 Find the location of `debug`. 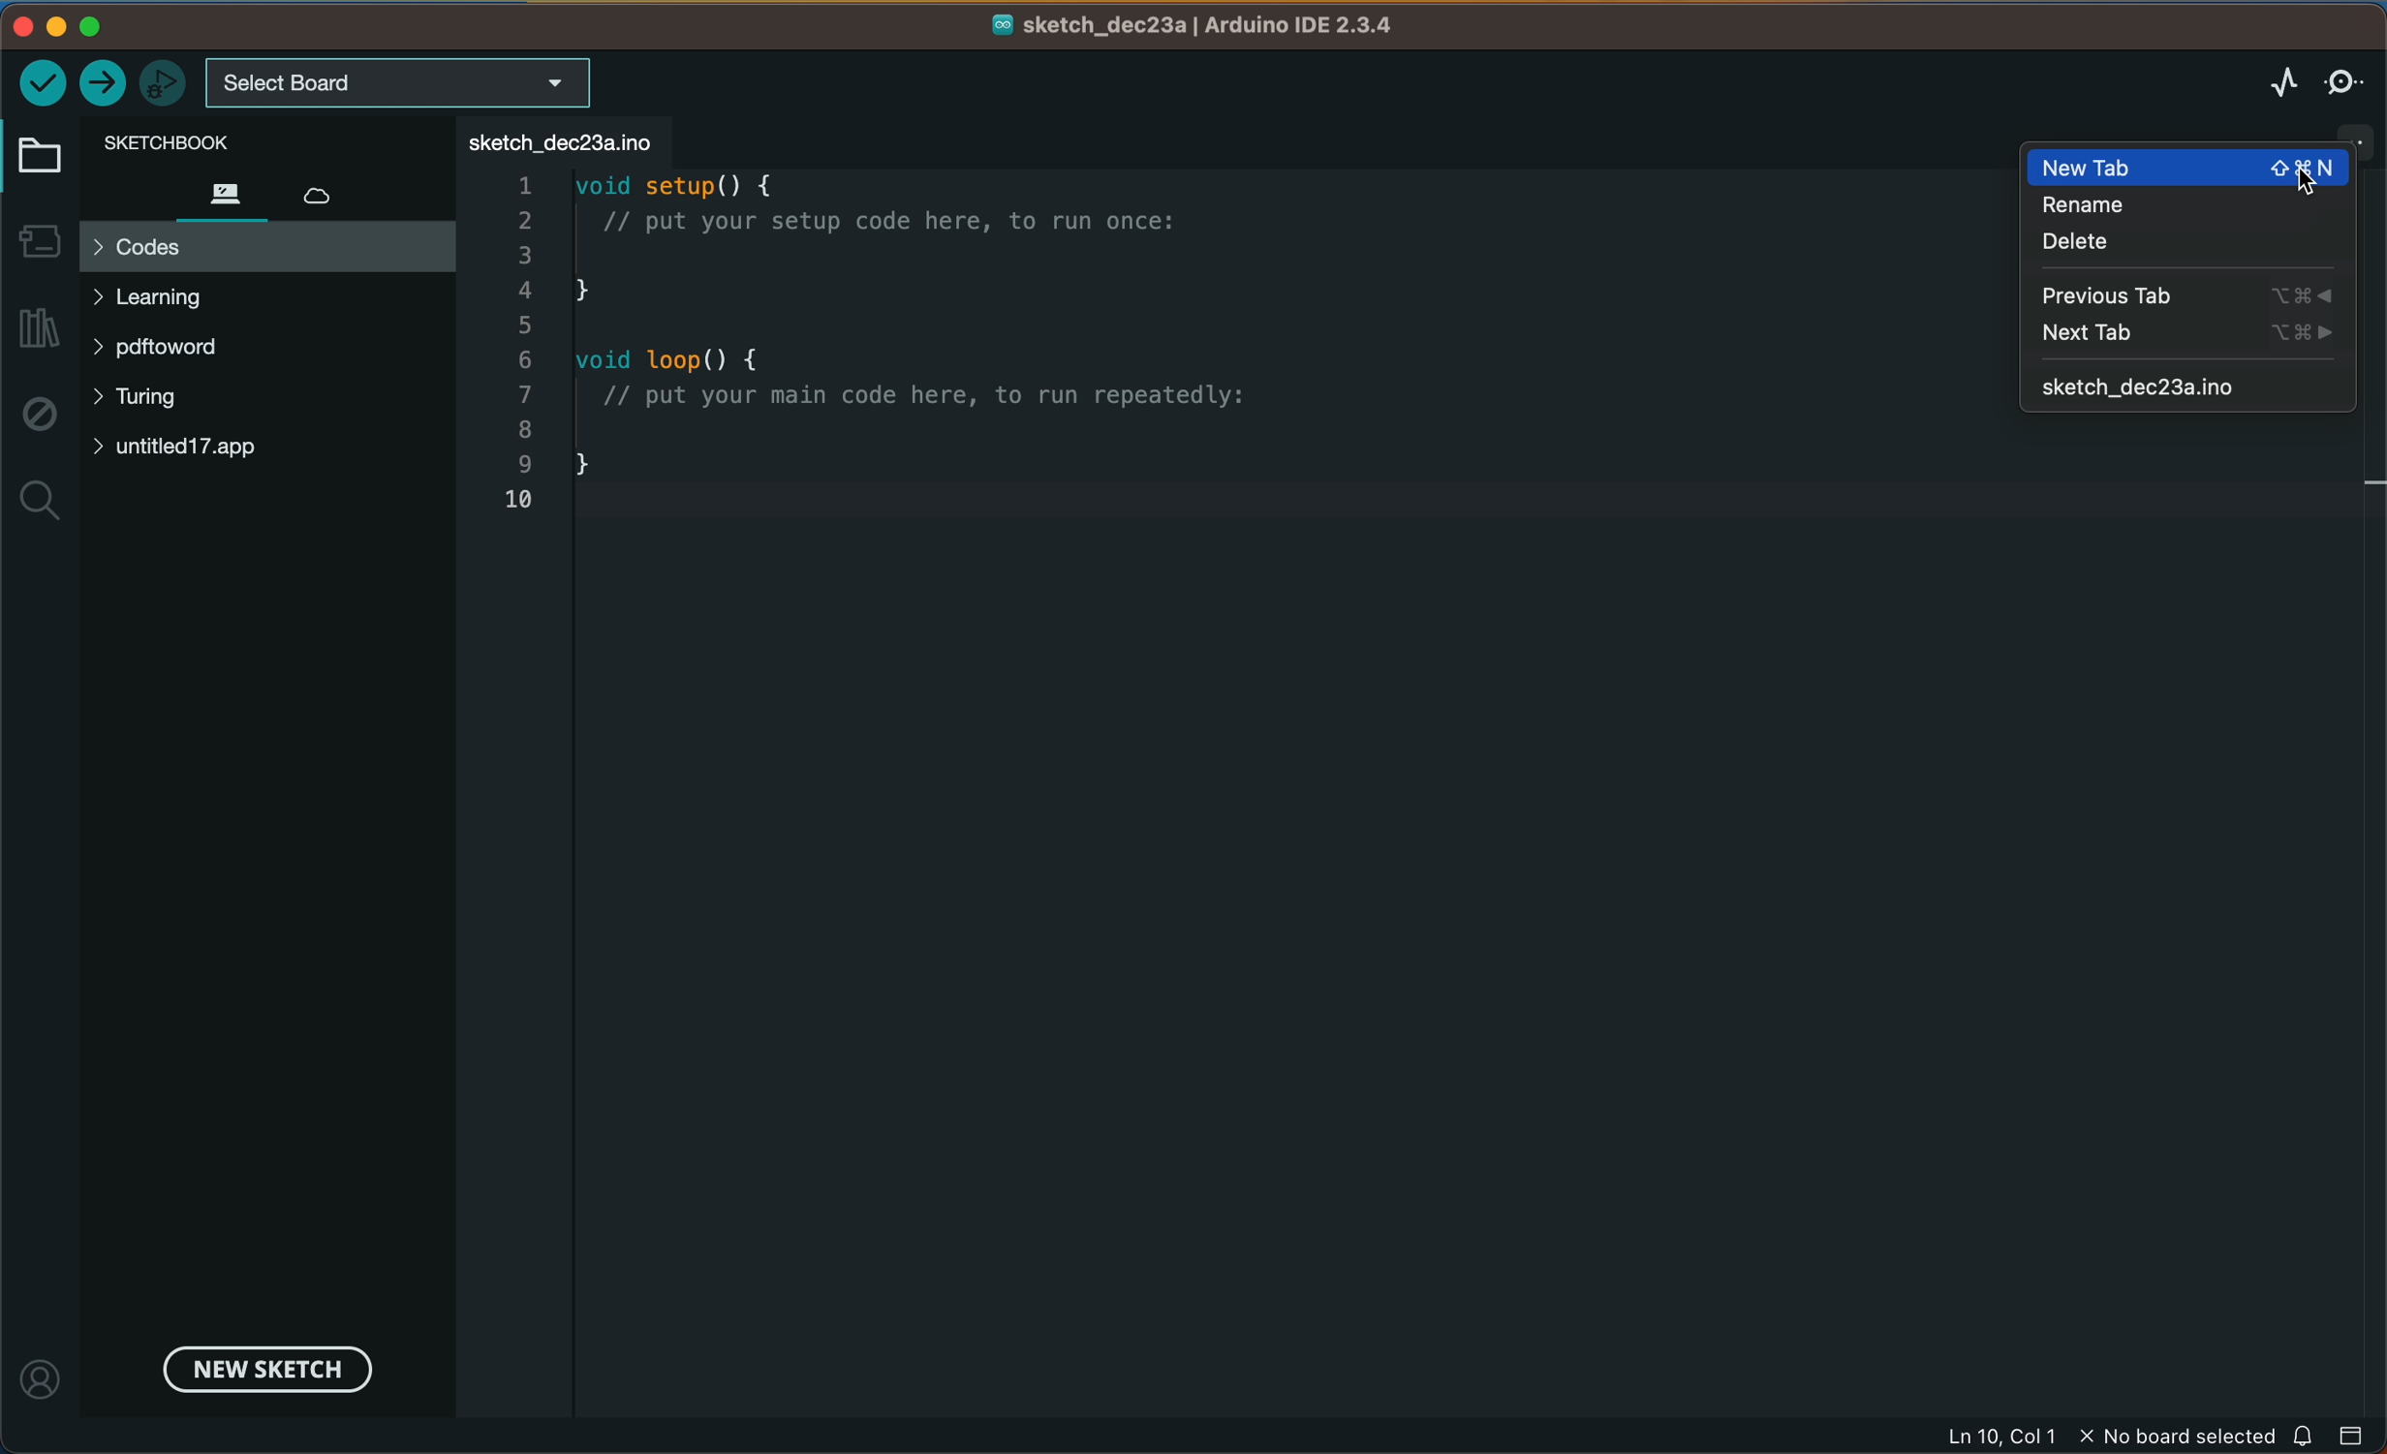

debug is located at coordinates (38, 416).